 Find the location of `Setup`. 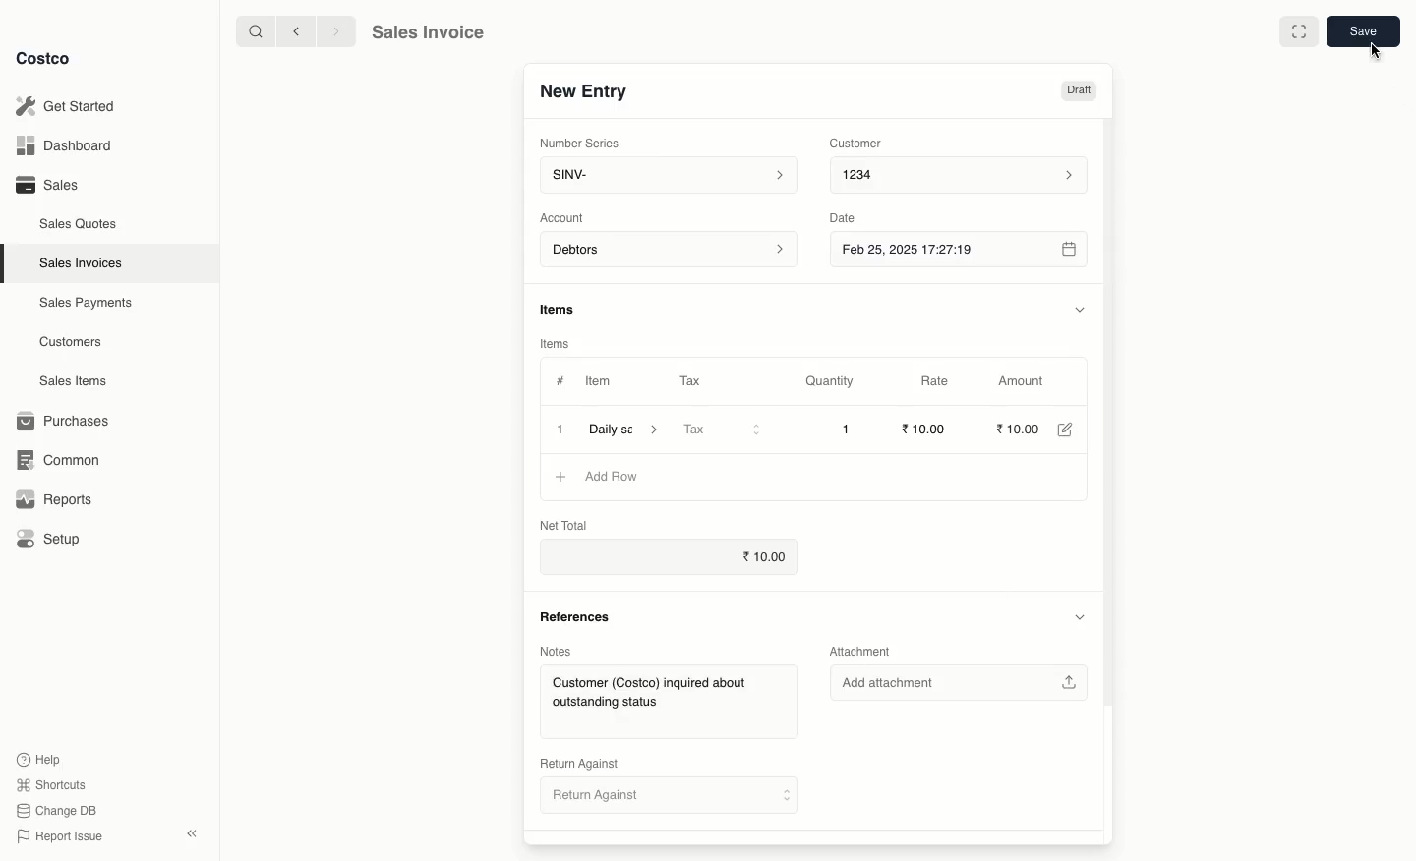

Setup is located at coordinates (49, 537).